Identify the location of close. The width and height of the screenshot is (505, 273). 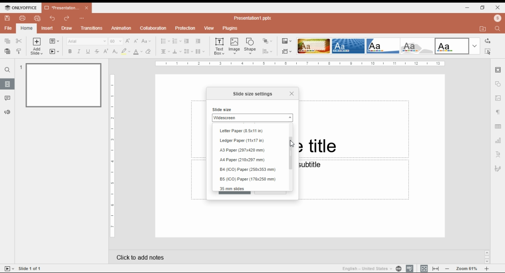
(498, 7).